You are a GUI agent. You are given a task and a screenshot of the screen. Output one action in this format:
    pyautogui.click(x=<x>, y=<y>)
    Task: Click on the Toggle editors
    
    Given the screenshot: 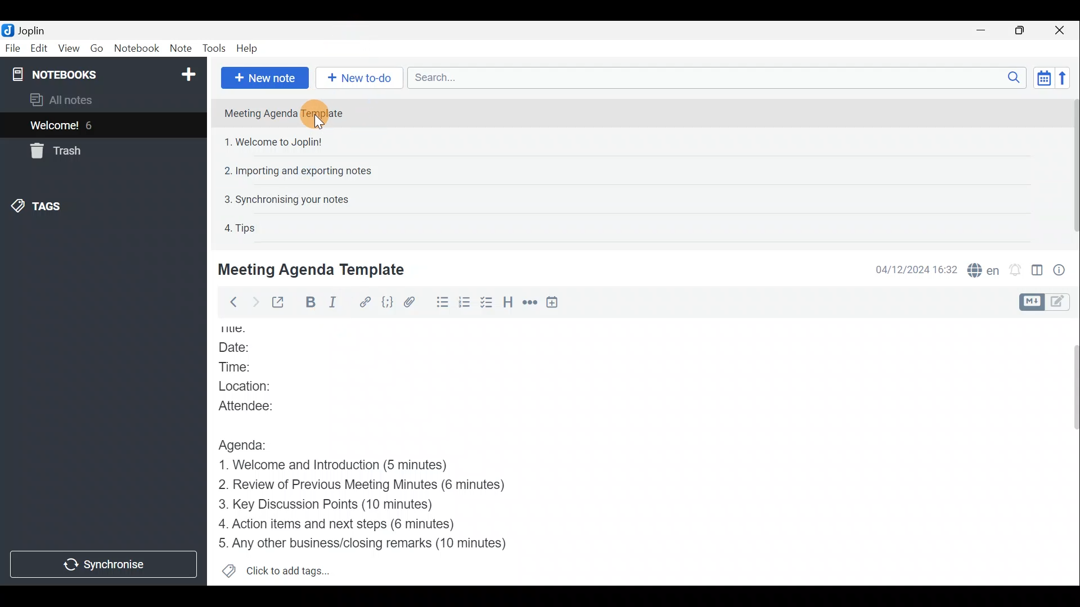 What is the action you would take?
    pyautogui.click(x=1060, y=303)
    